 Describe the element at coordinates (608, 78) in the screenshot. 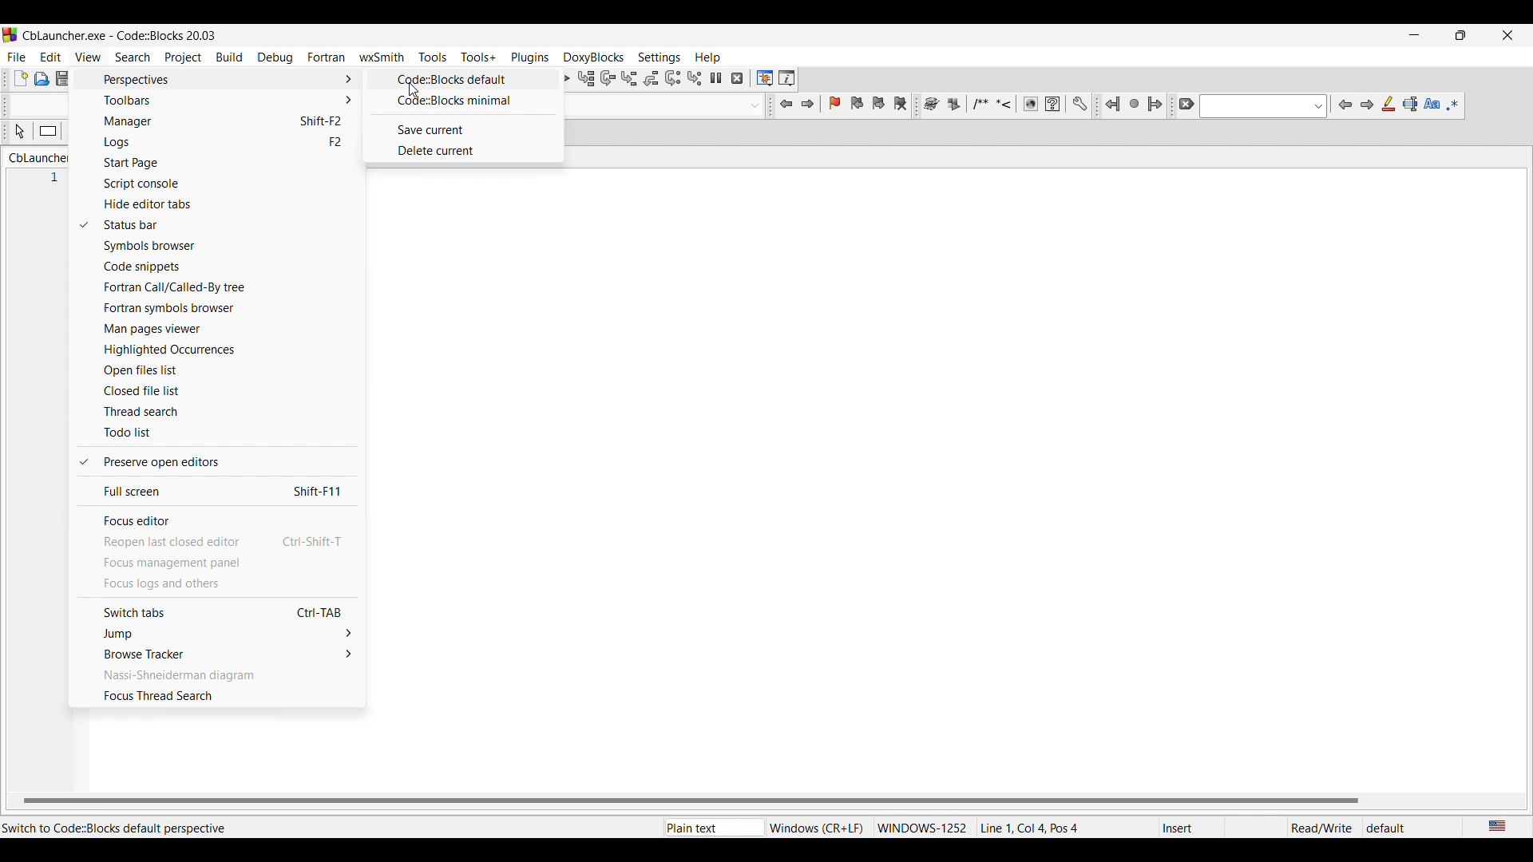

I see `Next line` at that location.